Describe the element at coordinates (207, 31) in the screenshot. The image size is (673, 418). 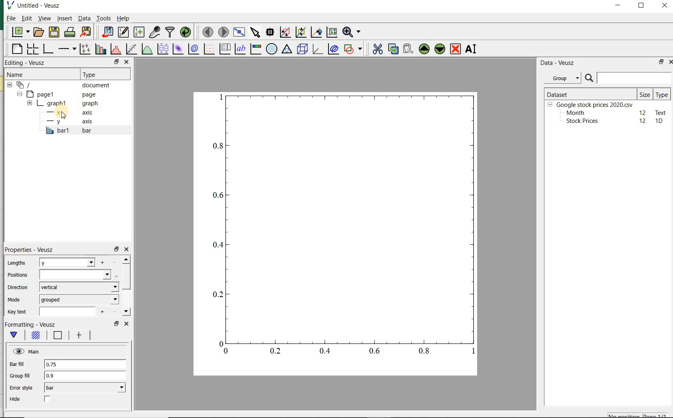
I see `move to the previous page` at that location.